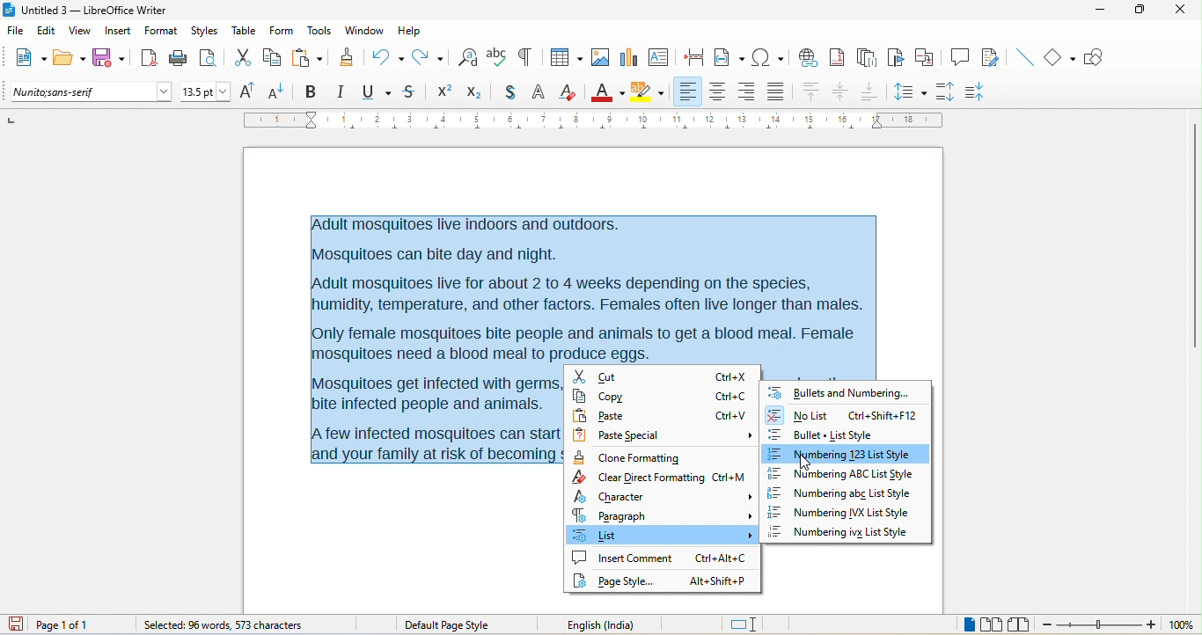 The height and width of the screenshot is (635, 1202). I want to click on book view, so click(1018, 624).